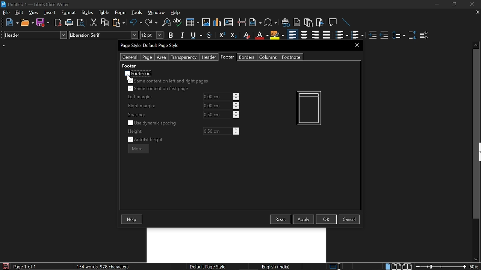  I want to click on Paste, so click(118, 22).